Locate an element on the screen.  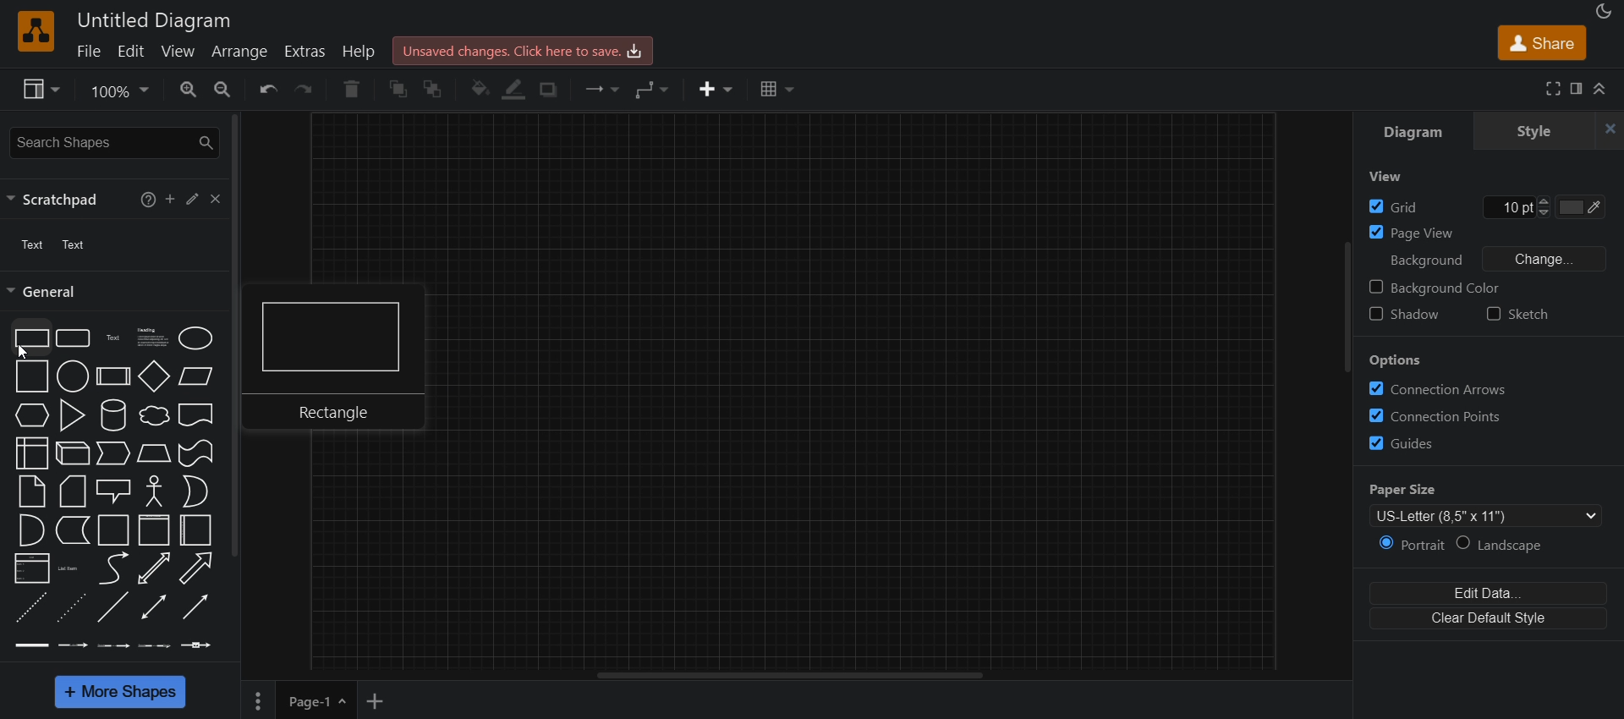
ellipse is located at coordinates (193, 338).